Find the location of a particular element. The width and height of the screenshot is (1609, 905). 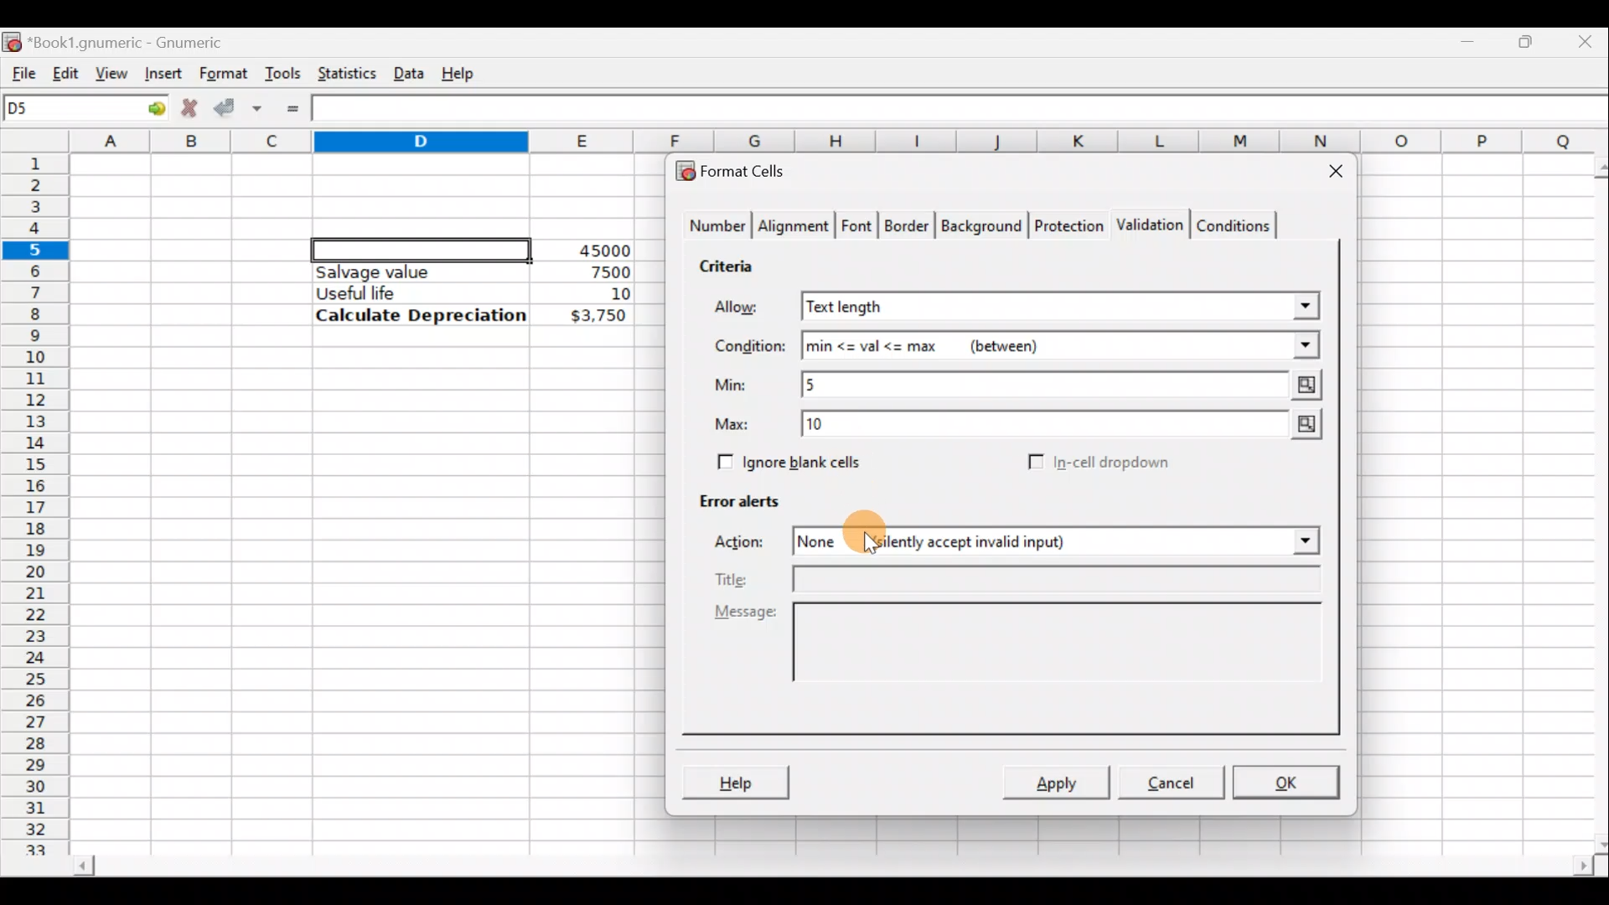

45000 is located at coordinates (598, 251).